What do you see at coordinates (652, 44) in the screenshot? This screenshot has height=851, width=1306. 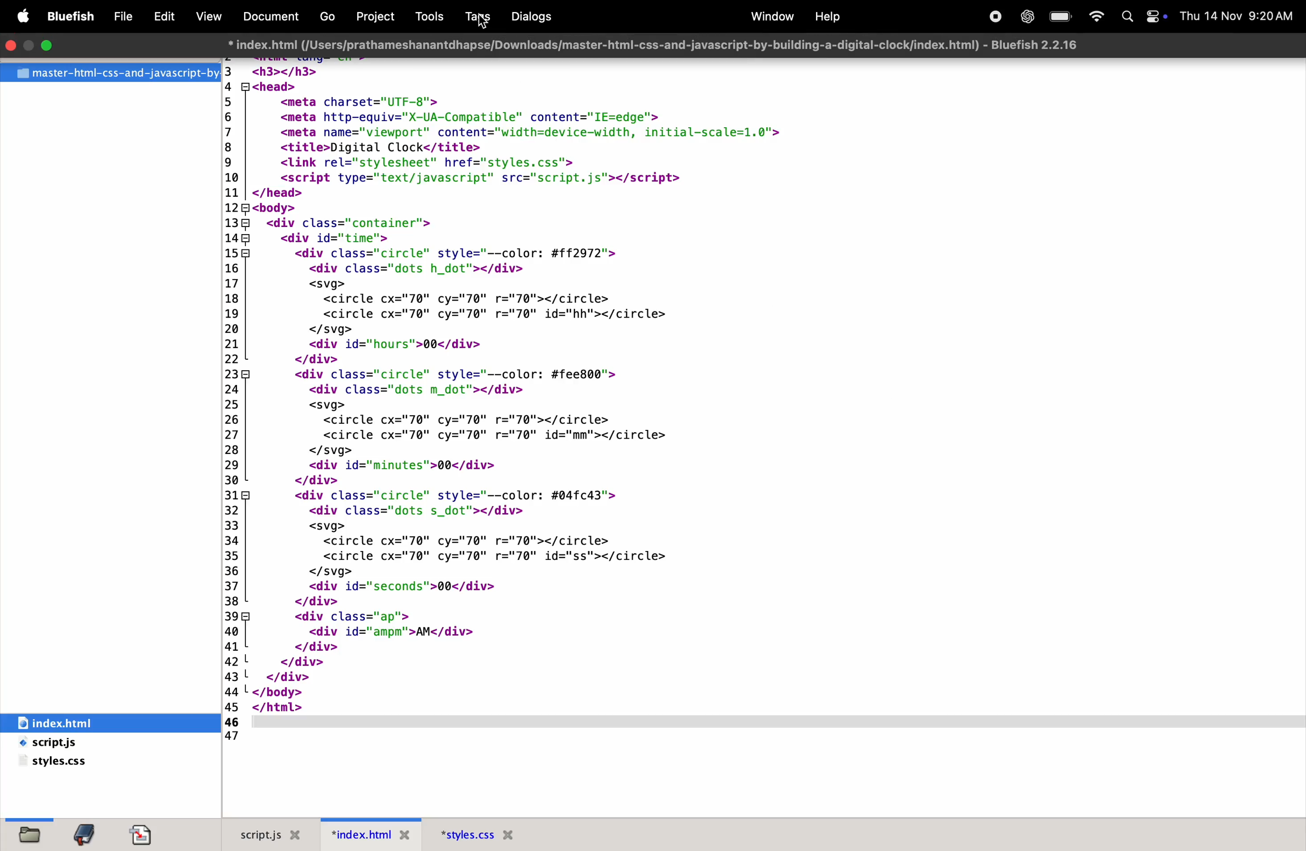 I see `index.html` at bounding box center [652, 44].